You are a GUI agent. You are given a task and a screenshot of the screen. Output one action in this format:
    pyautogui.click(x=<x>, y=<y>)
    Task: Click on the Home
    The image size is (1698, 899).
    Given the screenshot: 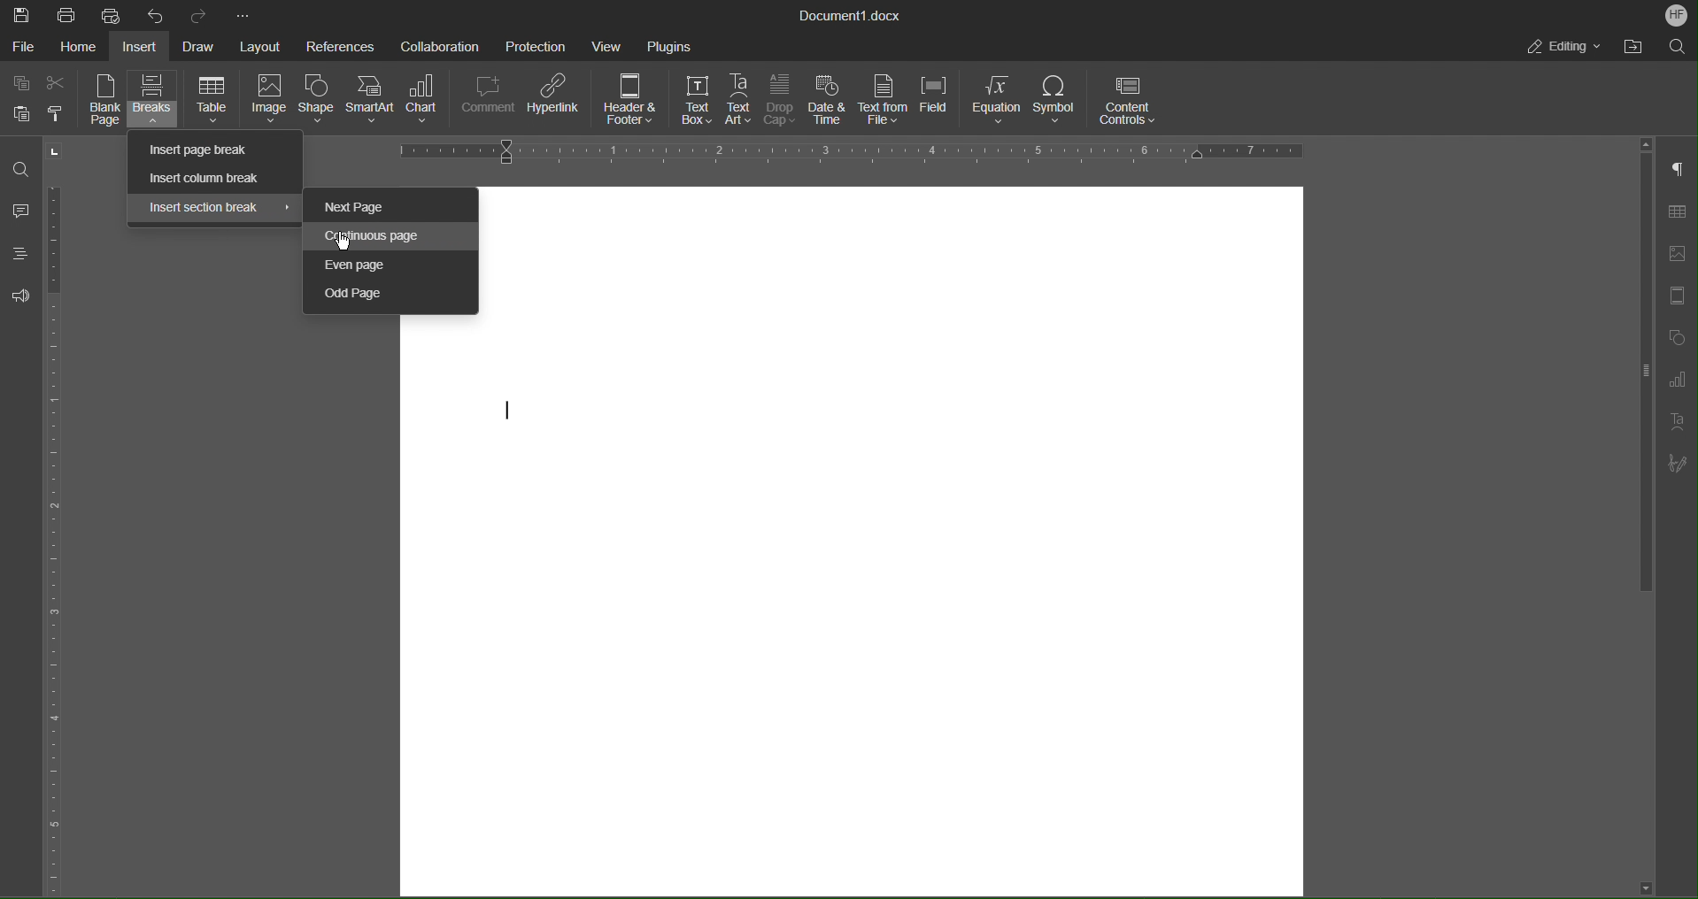 What is the action you would take?
    pyautogui.click(x=77, y=44)
    